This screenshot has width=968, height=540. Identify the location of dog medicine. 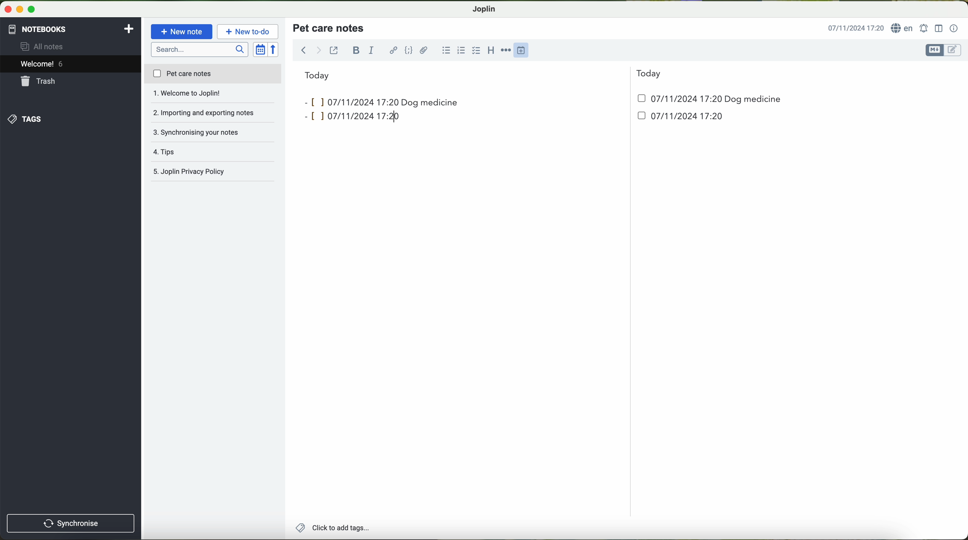
(430, 103).